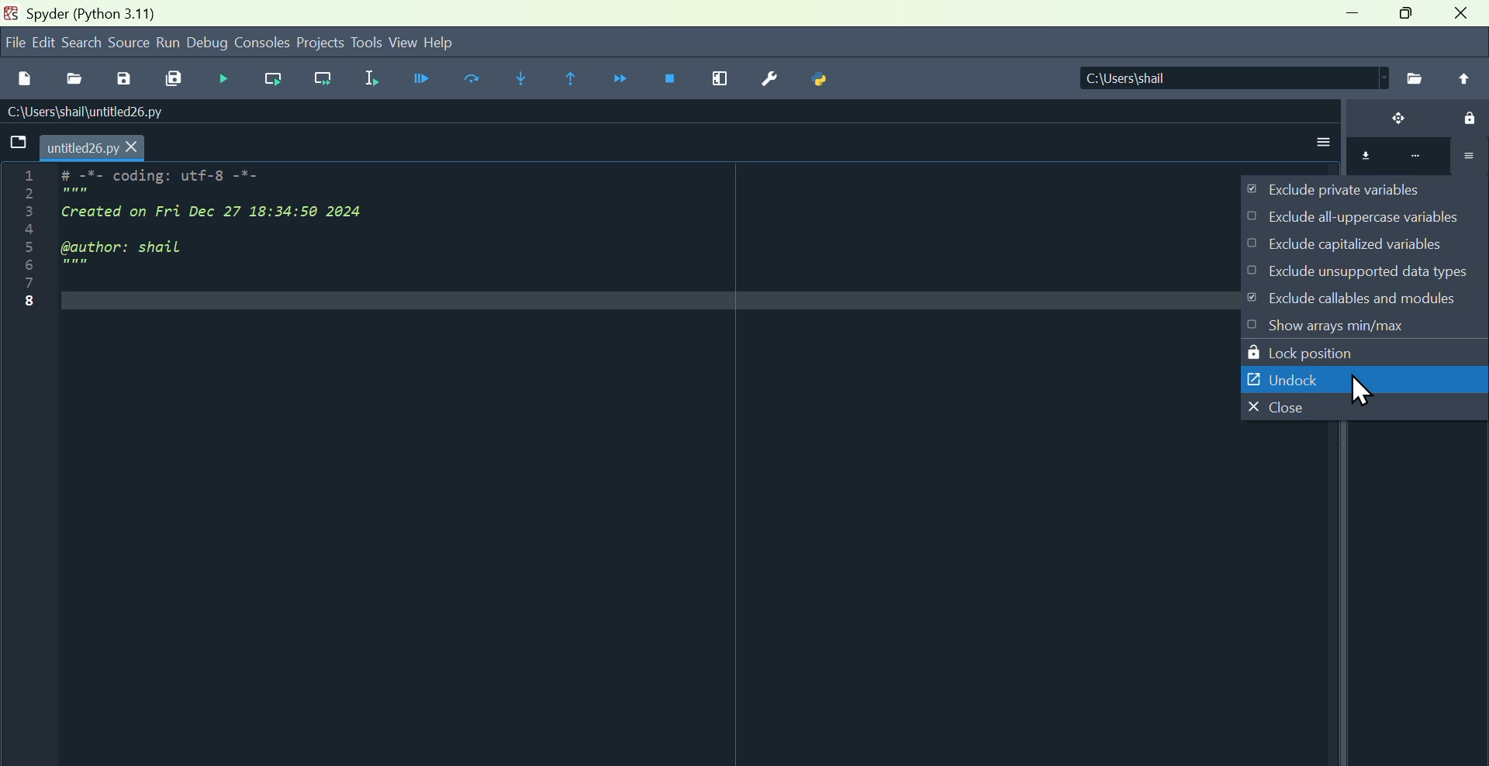  Describe the element at coordinates (1464, 78) in the screenshot. I see `upload` at that location.